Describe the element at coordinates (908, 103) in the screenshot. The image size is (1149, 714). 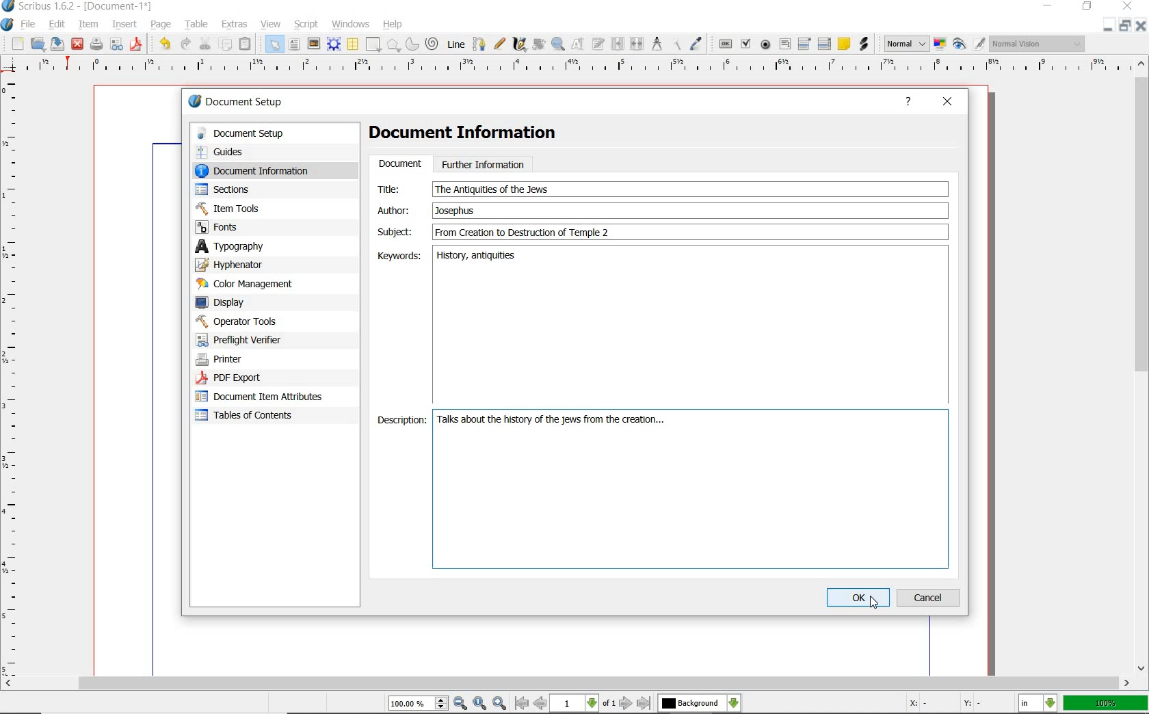
I see `help` at that location.